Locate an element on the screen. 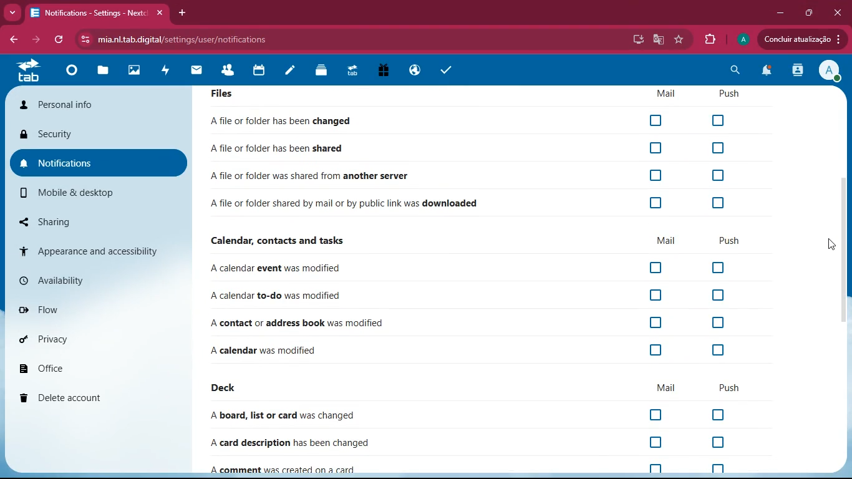 Image resolution: width=852 pixels, height=479 pixels. add tab is located at coordinates (183, 14).